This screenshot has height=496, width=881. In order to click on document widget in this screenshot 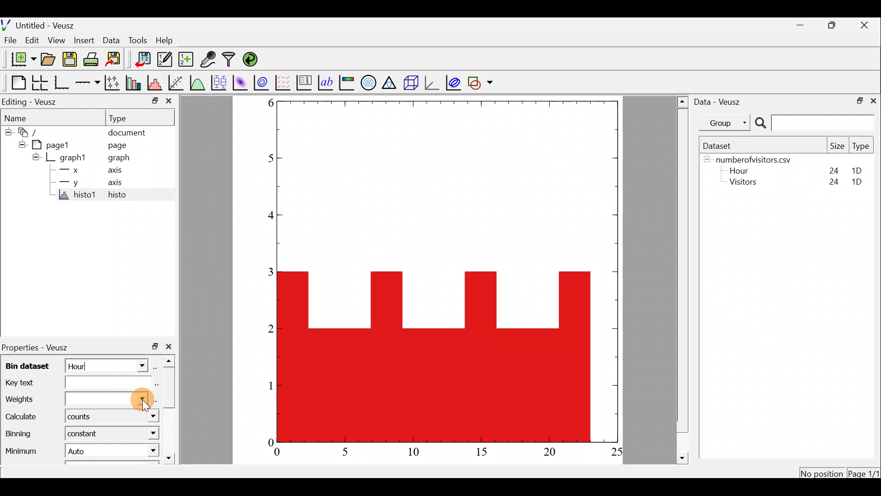, I will do `click(30, 132)`.